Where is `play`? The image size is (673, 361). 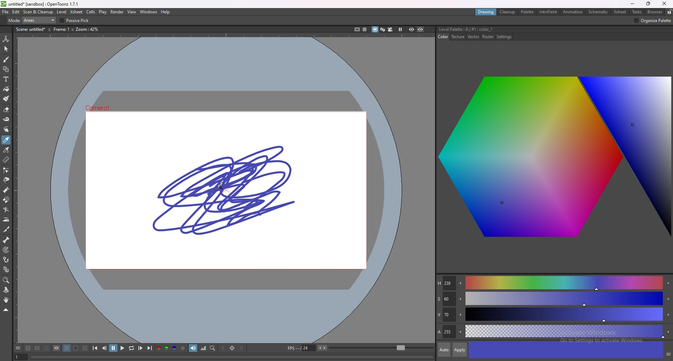
play is located at coordinates (122, 348).